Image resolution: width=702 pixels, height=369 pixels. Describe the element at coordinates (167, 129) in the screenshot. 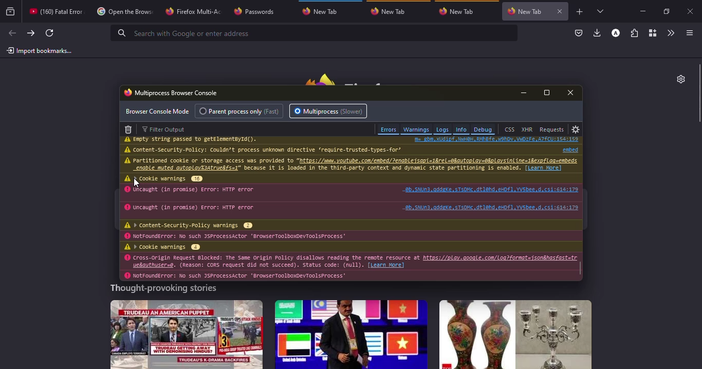

I see `filter output` at that location.